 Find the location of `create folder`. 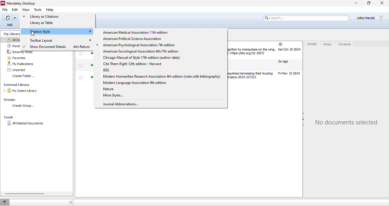

create folder is located at coordinates (24, 77).